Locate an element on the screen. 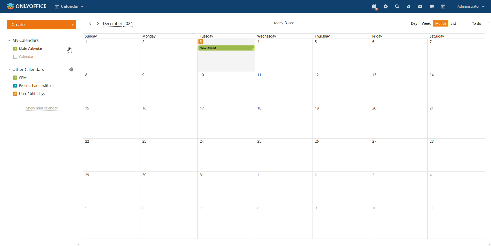 This screenshot has height=247, width=491. date is located at coordinates (397, 223).